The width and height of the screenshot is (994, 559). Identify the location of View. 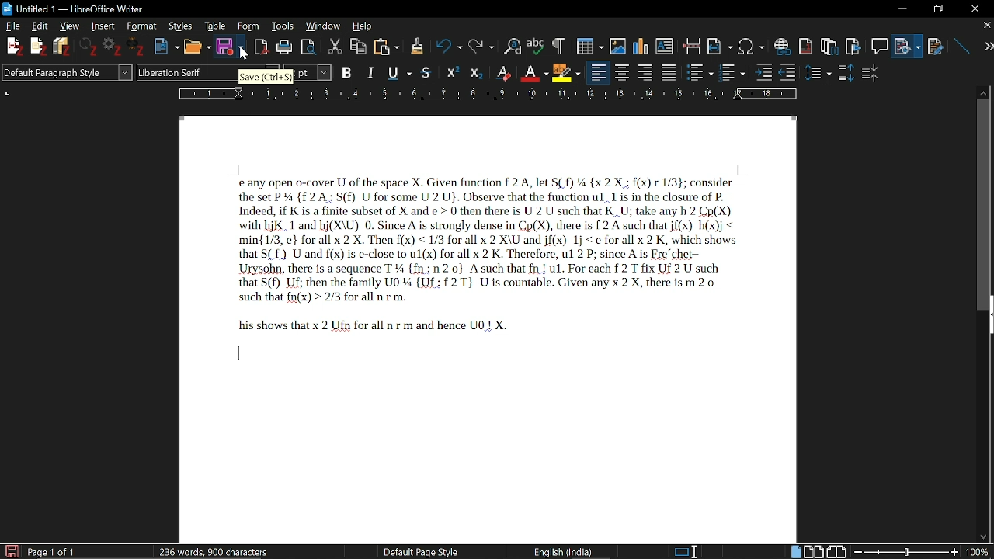
(68, 26).